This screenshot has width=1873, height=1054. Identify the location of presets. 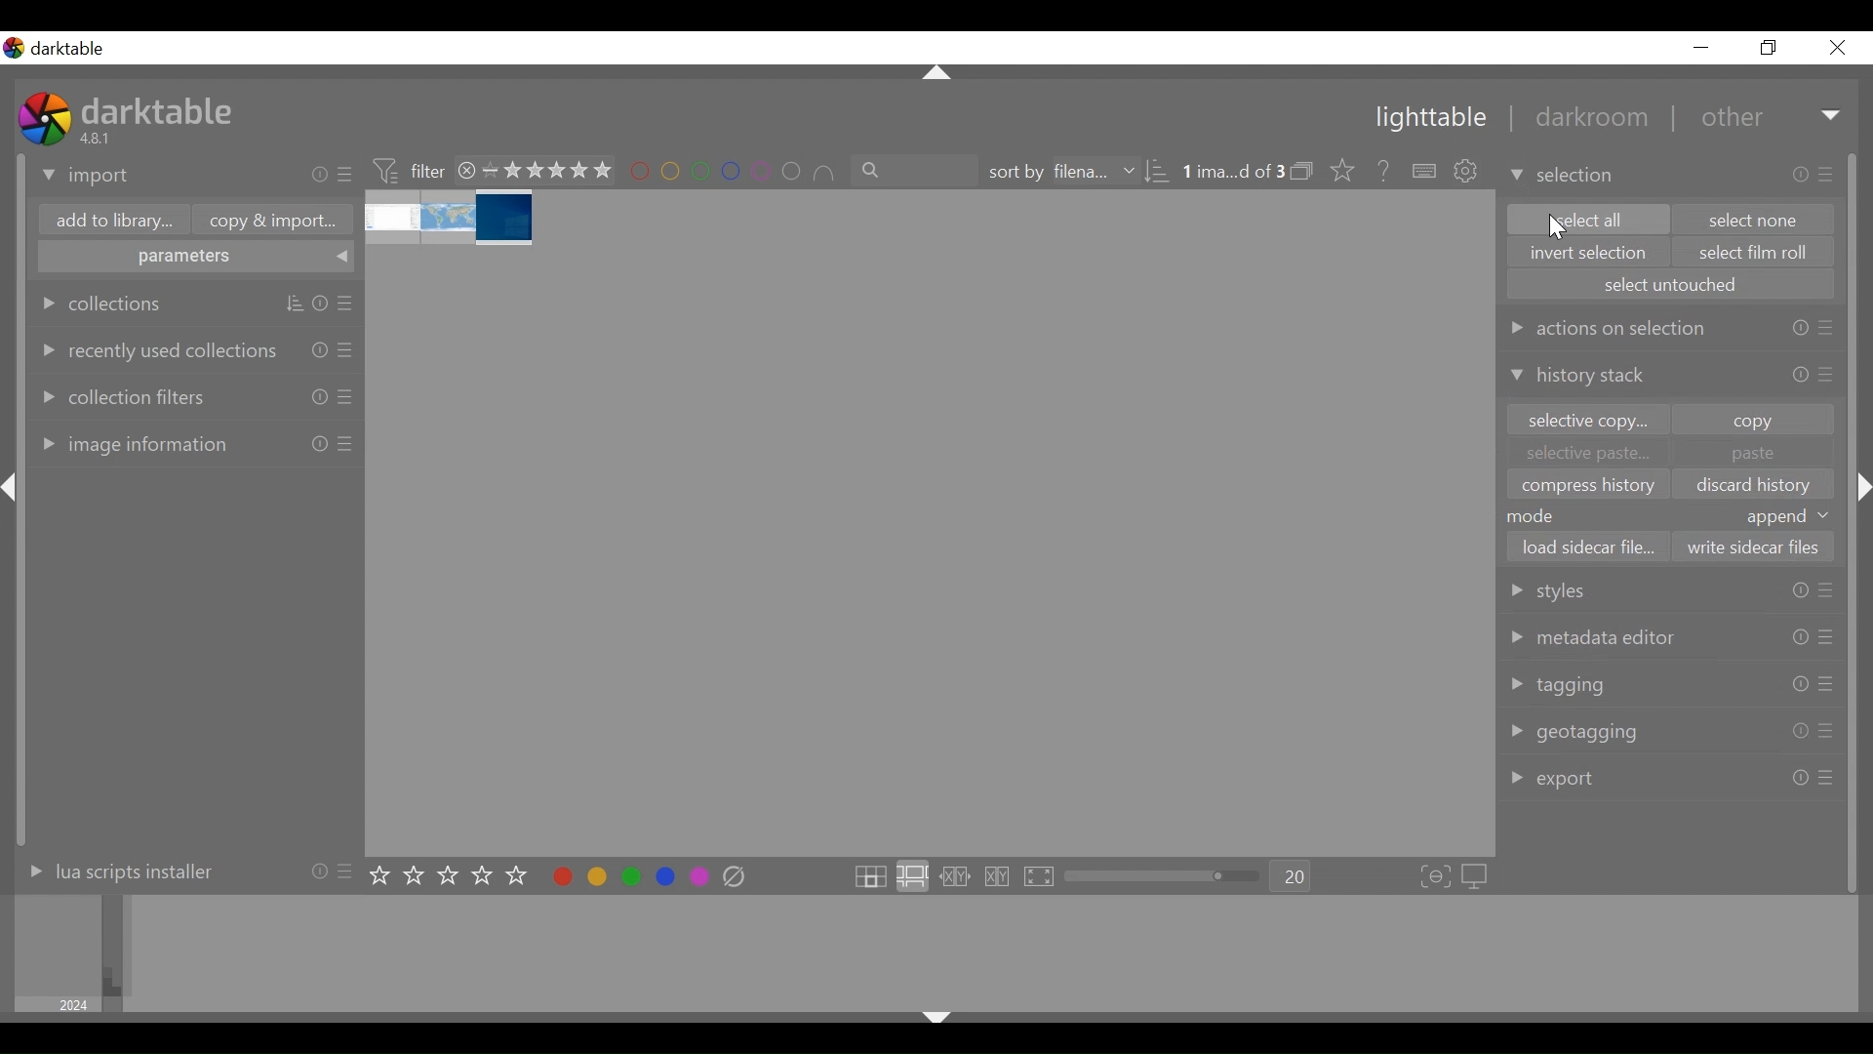
(348, 870).